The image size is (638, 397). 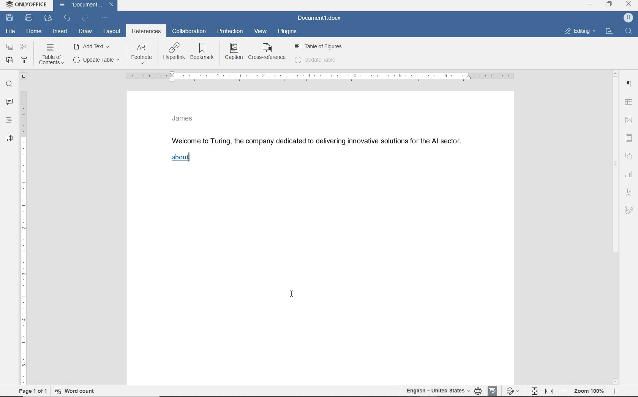 I want to click on zoom 100%, so click(x=591, y=392).